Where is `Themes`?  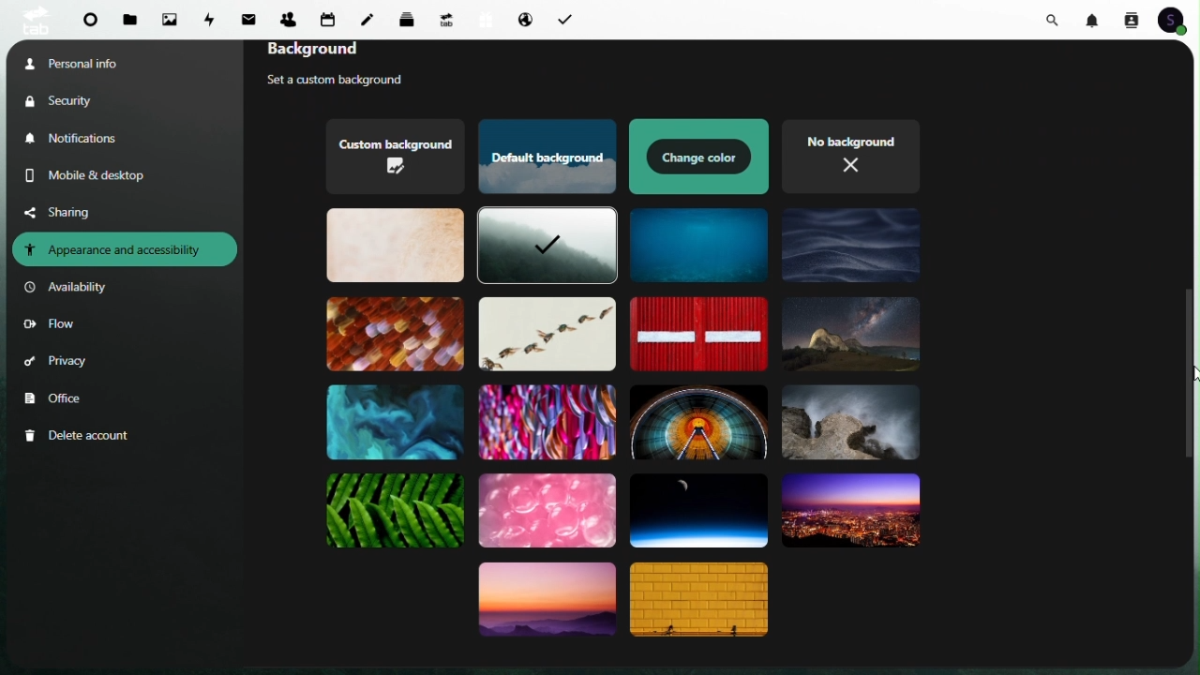 Themes is located at coordinates (850, 336).